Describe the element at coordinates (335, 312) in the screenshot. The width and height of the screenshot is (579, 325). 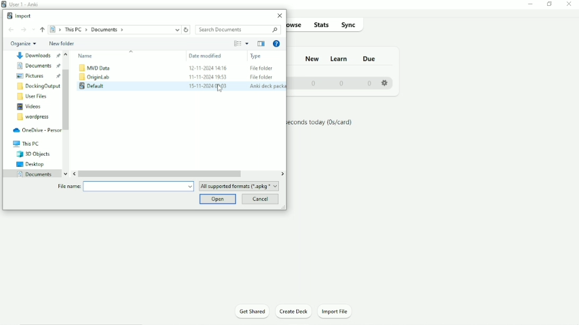
I see `Import File` at that location.